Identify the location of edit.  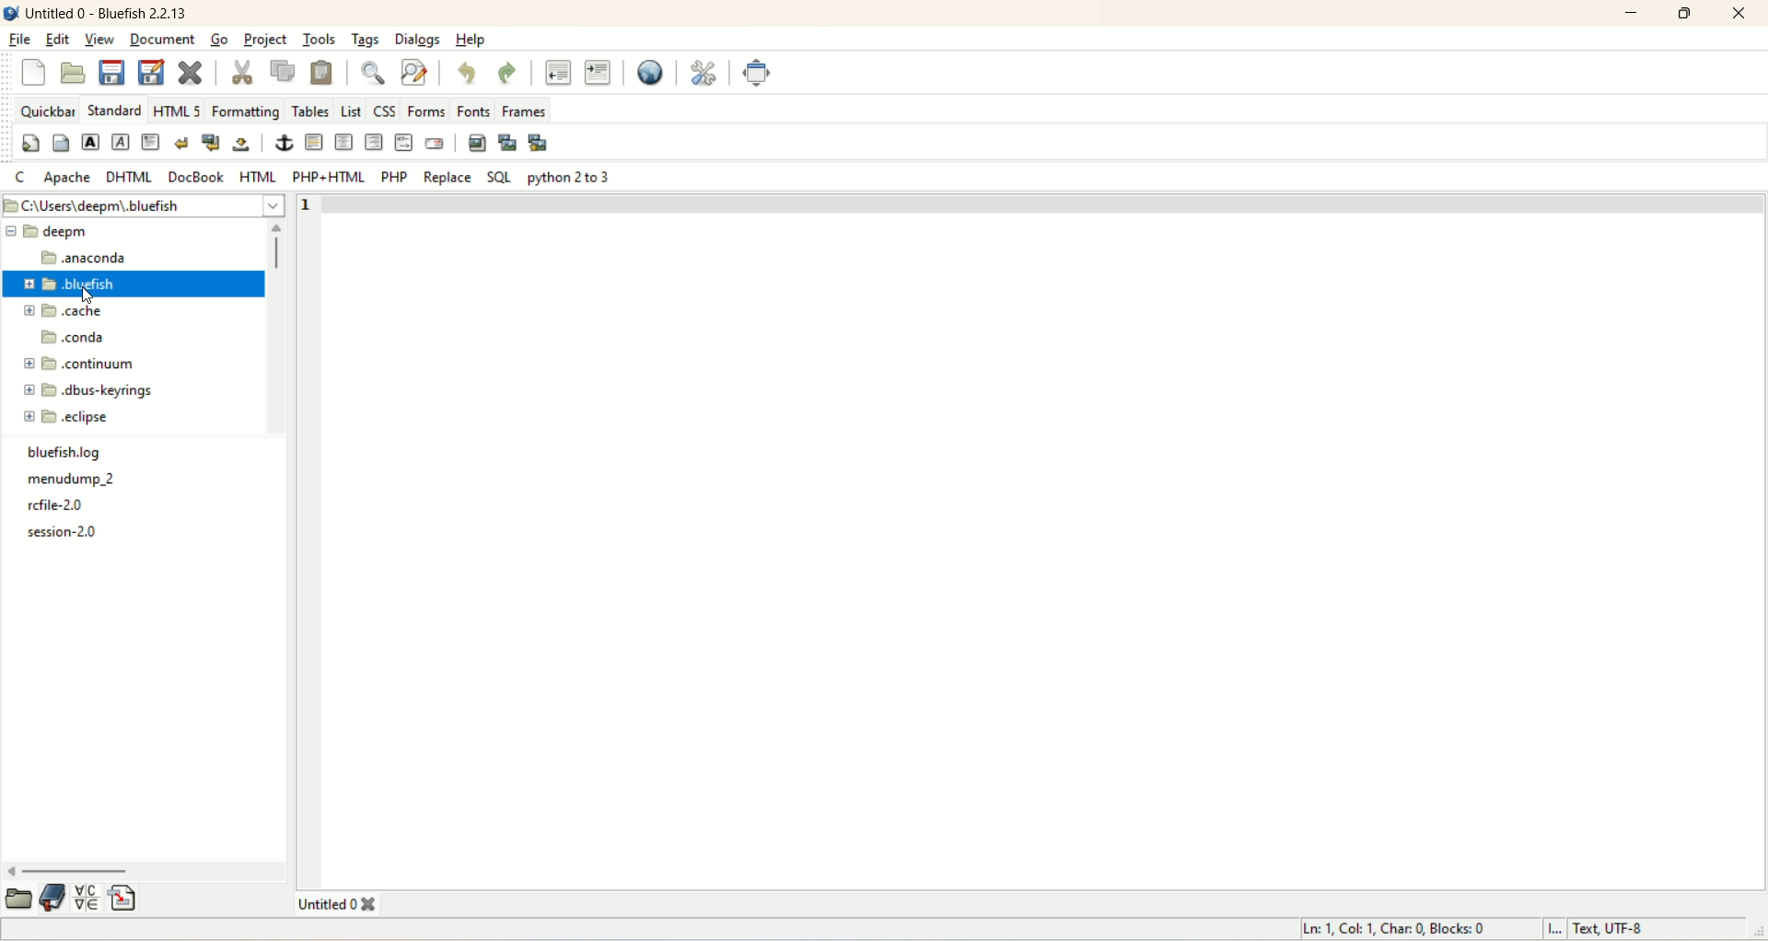
(56, 41).